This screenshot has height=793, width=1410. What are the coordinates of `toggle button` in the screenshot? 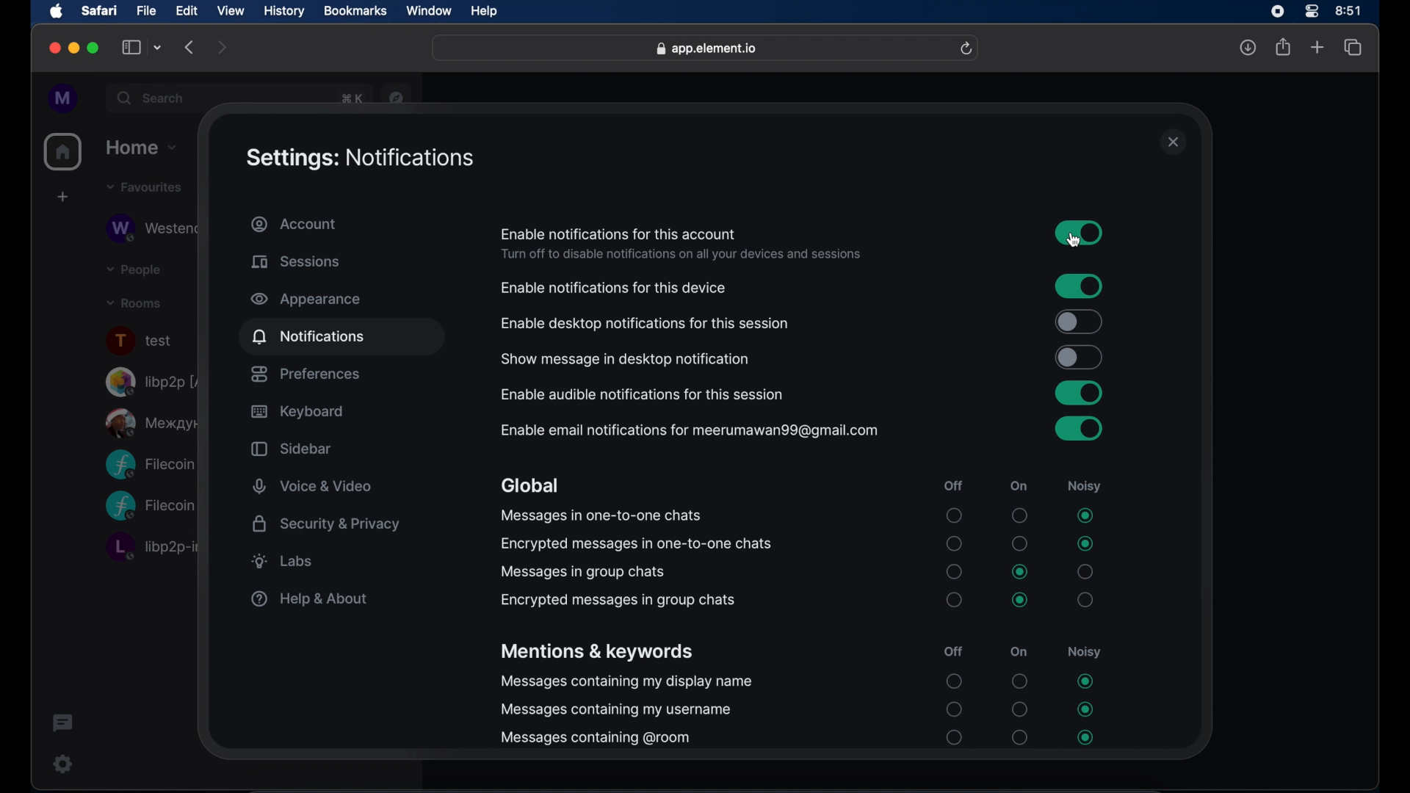 It's located at (1079, 285).